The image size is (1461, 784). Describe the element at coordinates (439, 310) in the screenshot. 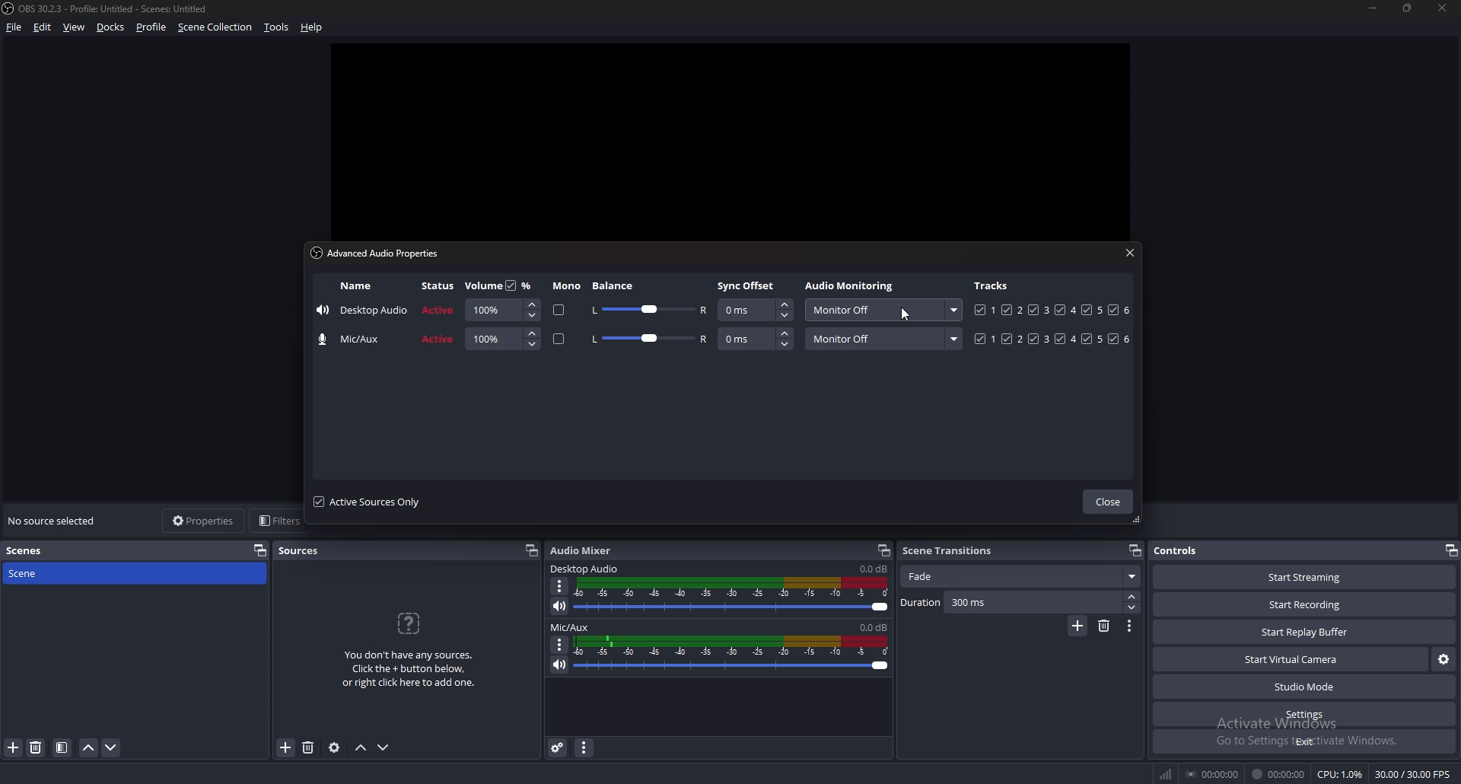

I see `status` at that location.